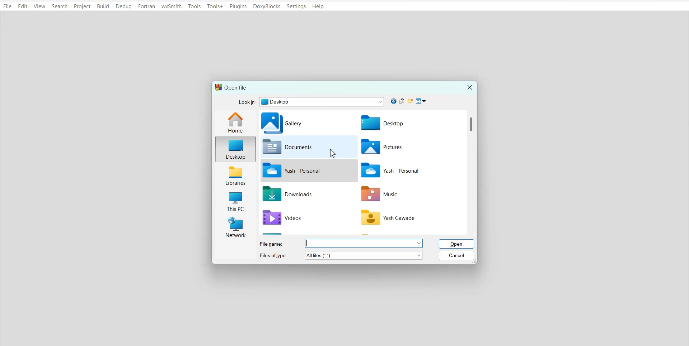 This screenshot has width=689, height=346. What do you see at coordinates (457, 244) in the screenshot?
I see `Open ` at bounding box center [457, 244].